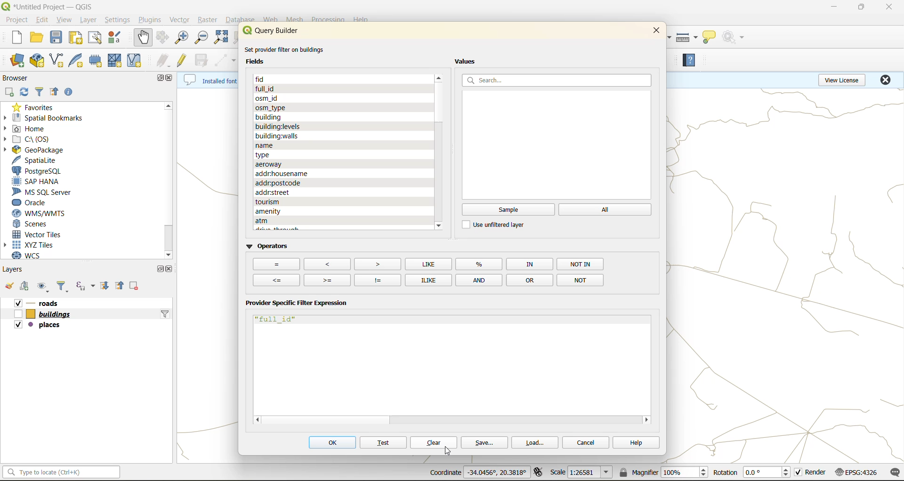 This screenshot has height=481, width=904. What do you see at coordinates (31, 244) in the screenshot?
I see `xyz tiles` at bounding box center [31, 244].